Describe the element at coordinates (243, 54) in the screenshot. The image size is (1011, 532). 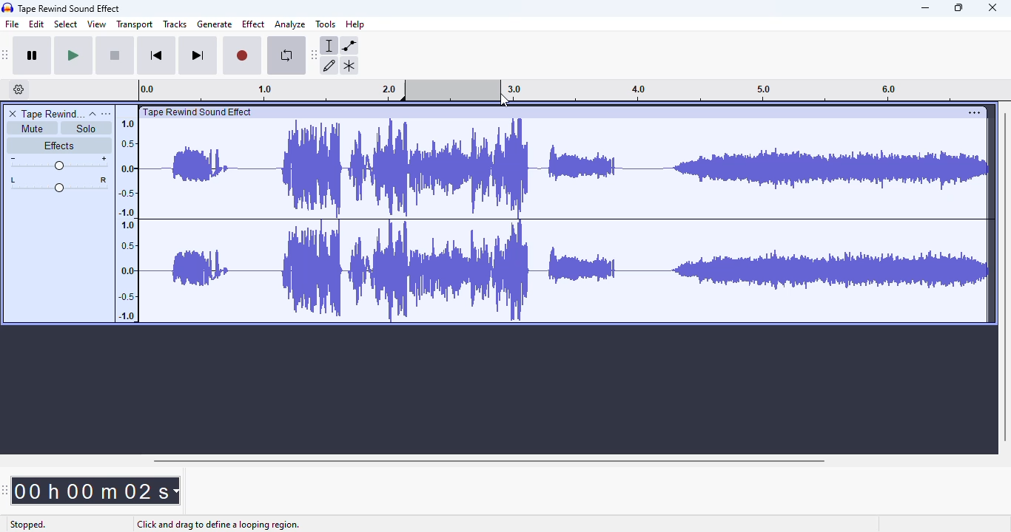
I see `record` at that location.